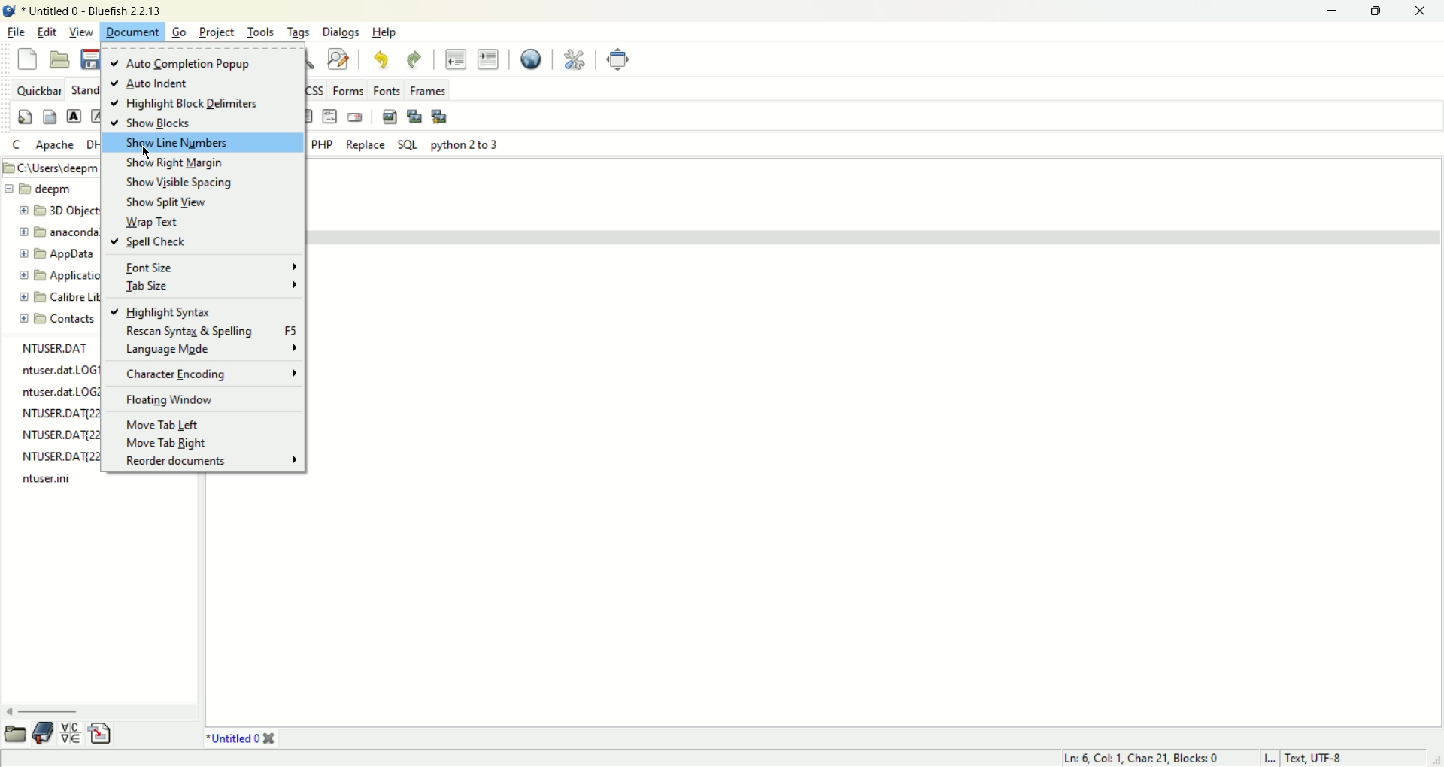 This screenshot has width=1444, height=767. I want to click on ntuser.dat.LOG', so click(59, 368).